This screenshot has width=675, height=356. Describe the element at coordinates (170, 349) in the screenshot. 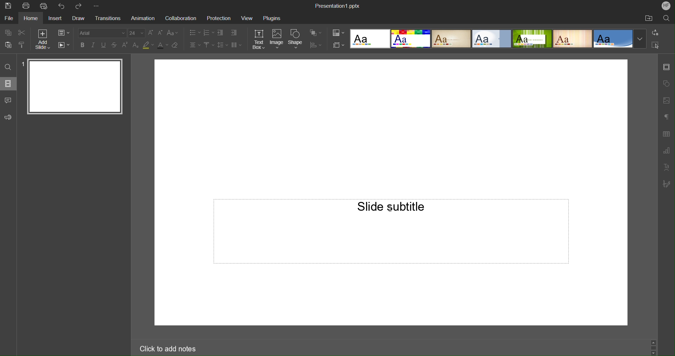

I see `Click to add notes` at that location.